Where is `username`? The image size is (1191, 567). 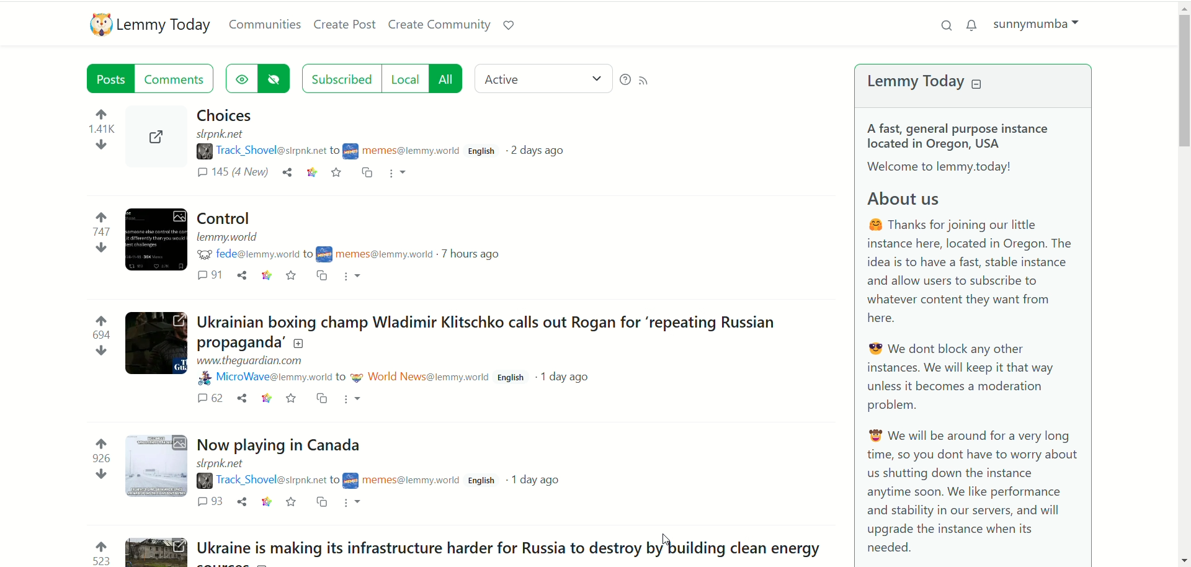 username is located at coordinates (260, 481).